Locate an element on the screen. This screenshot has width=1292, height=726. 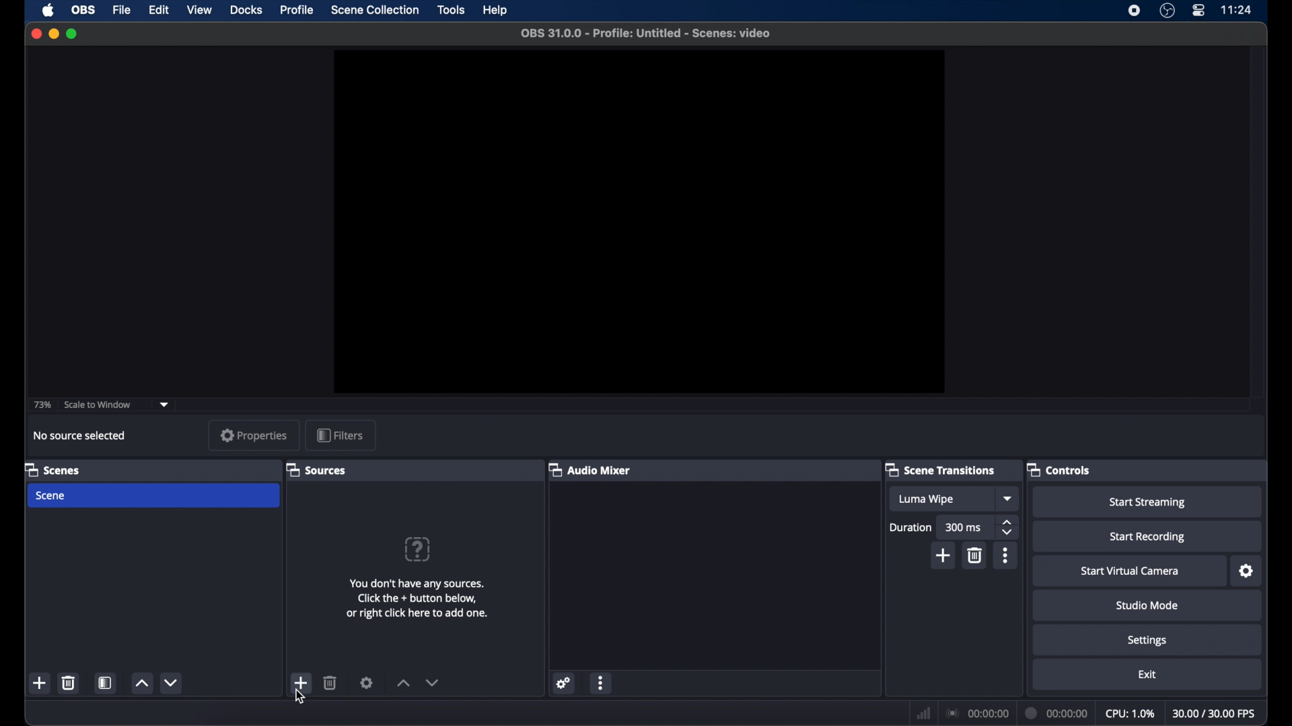
screen recorder icon is located at coordinates (1133, 10).